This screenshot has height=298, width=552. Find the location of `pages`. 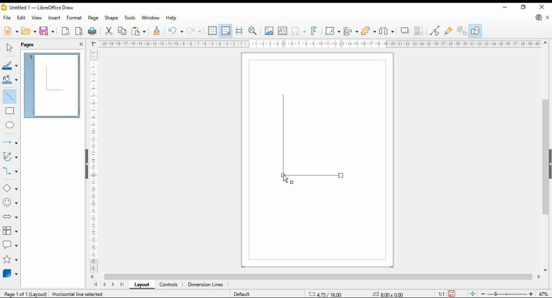

pages is located at coordinates (31, 44).